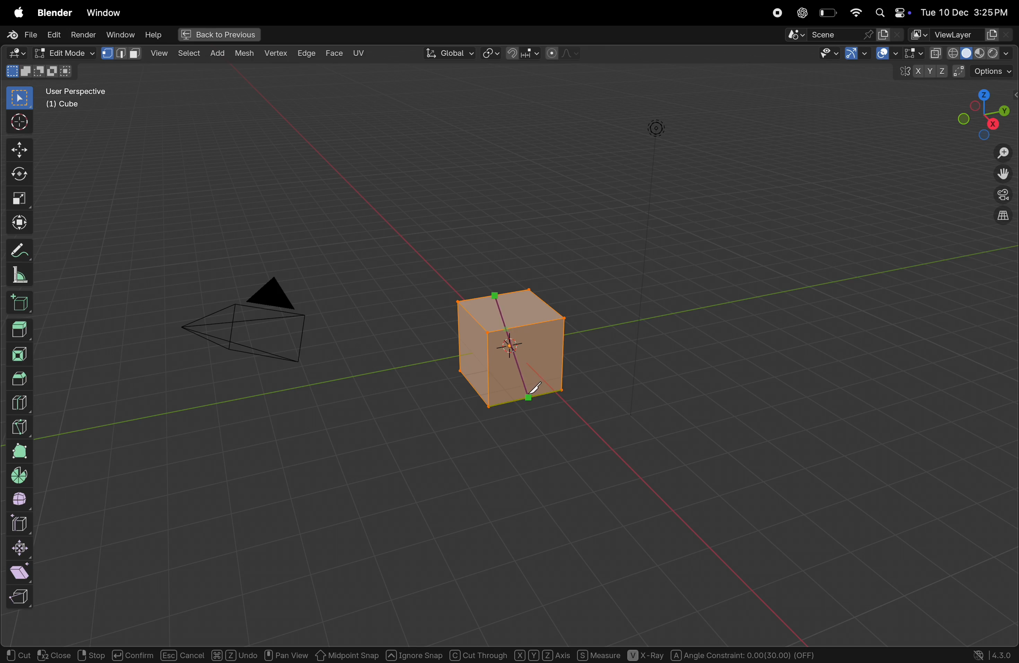 The height and width of the screenshot is (663, 1019). I want to click on 4.3.0, so click(1004, 654).